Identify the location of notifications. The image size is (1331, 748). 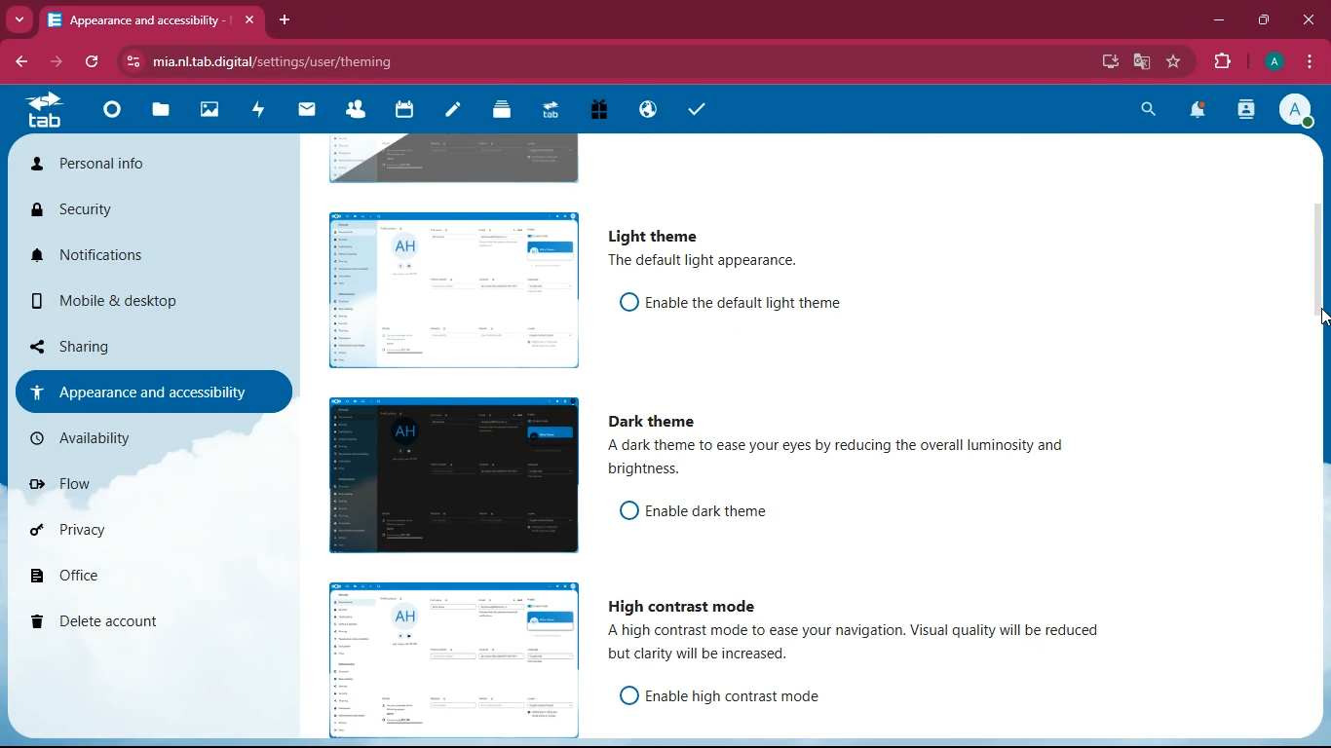
(109, 255).